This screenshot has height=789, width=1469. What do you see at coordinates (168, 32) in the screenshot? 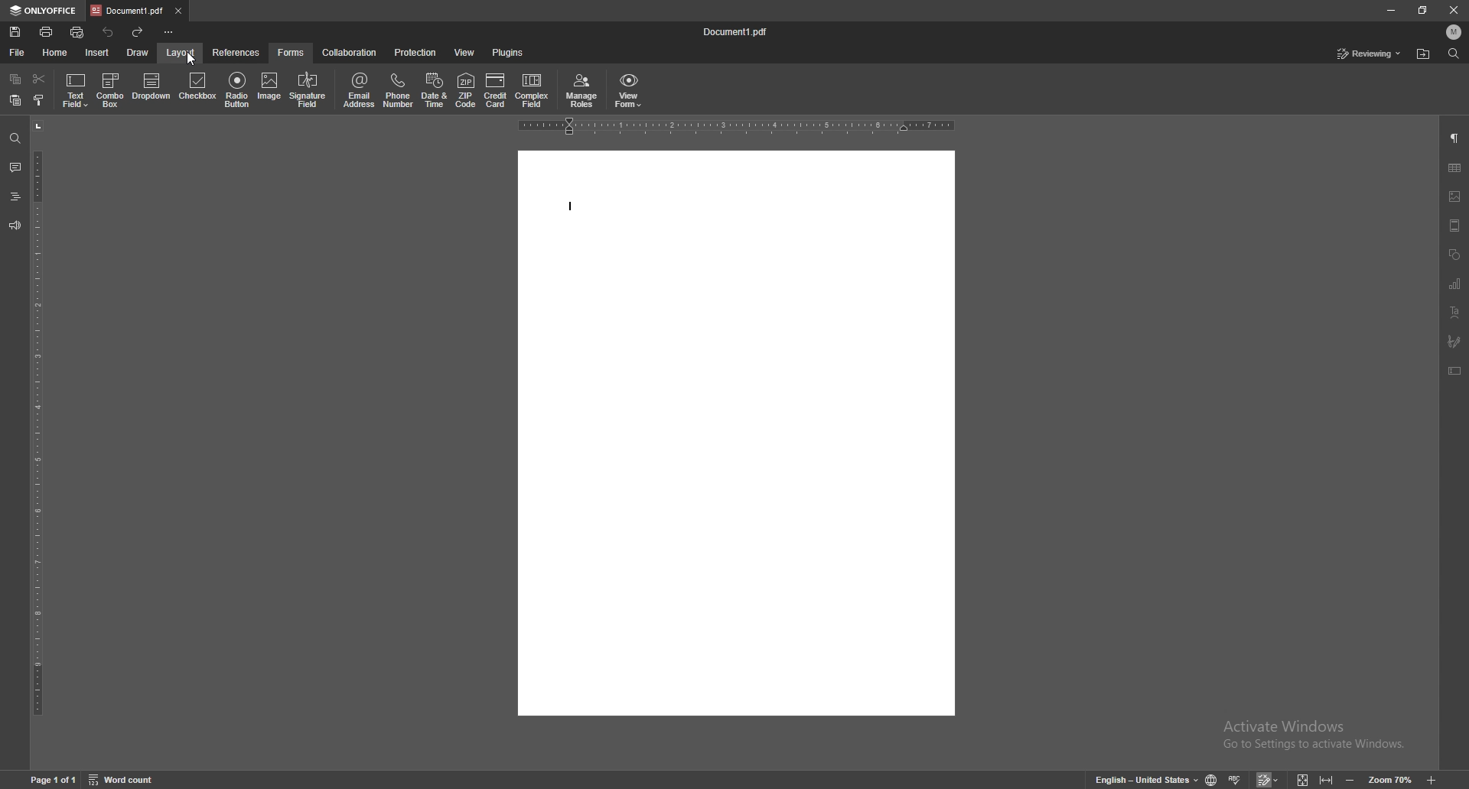
I see `customize toolbar` at bounding box center [168, 32].